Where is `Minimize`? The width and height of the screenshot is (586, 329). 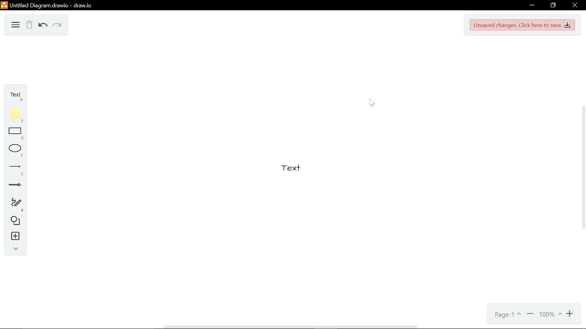 Minimize is located at coordinates (532, 5).